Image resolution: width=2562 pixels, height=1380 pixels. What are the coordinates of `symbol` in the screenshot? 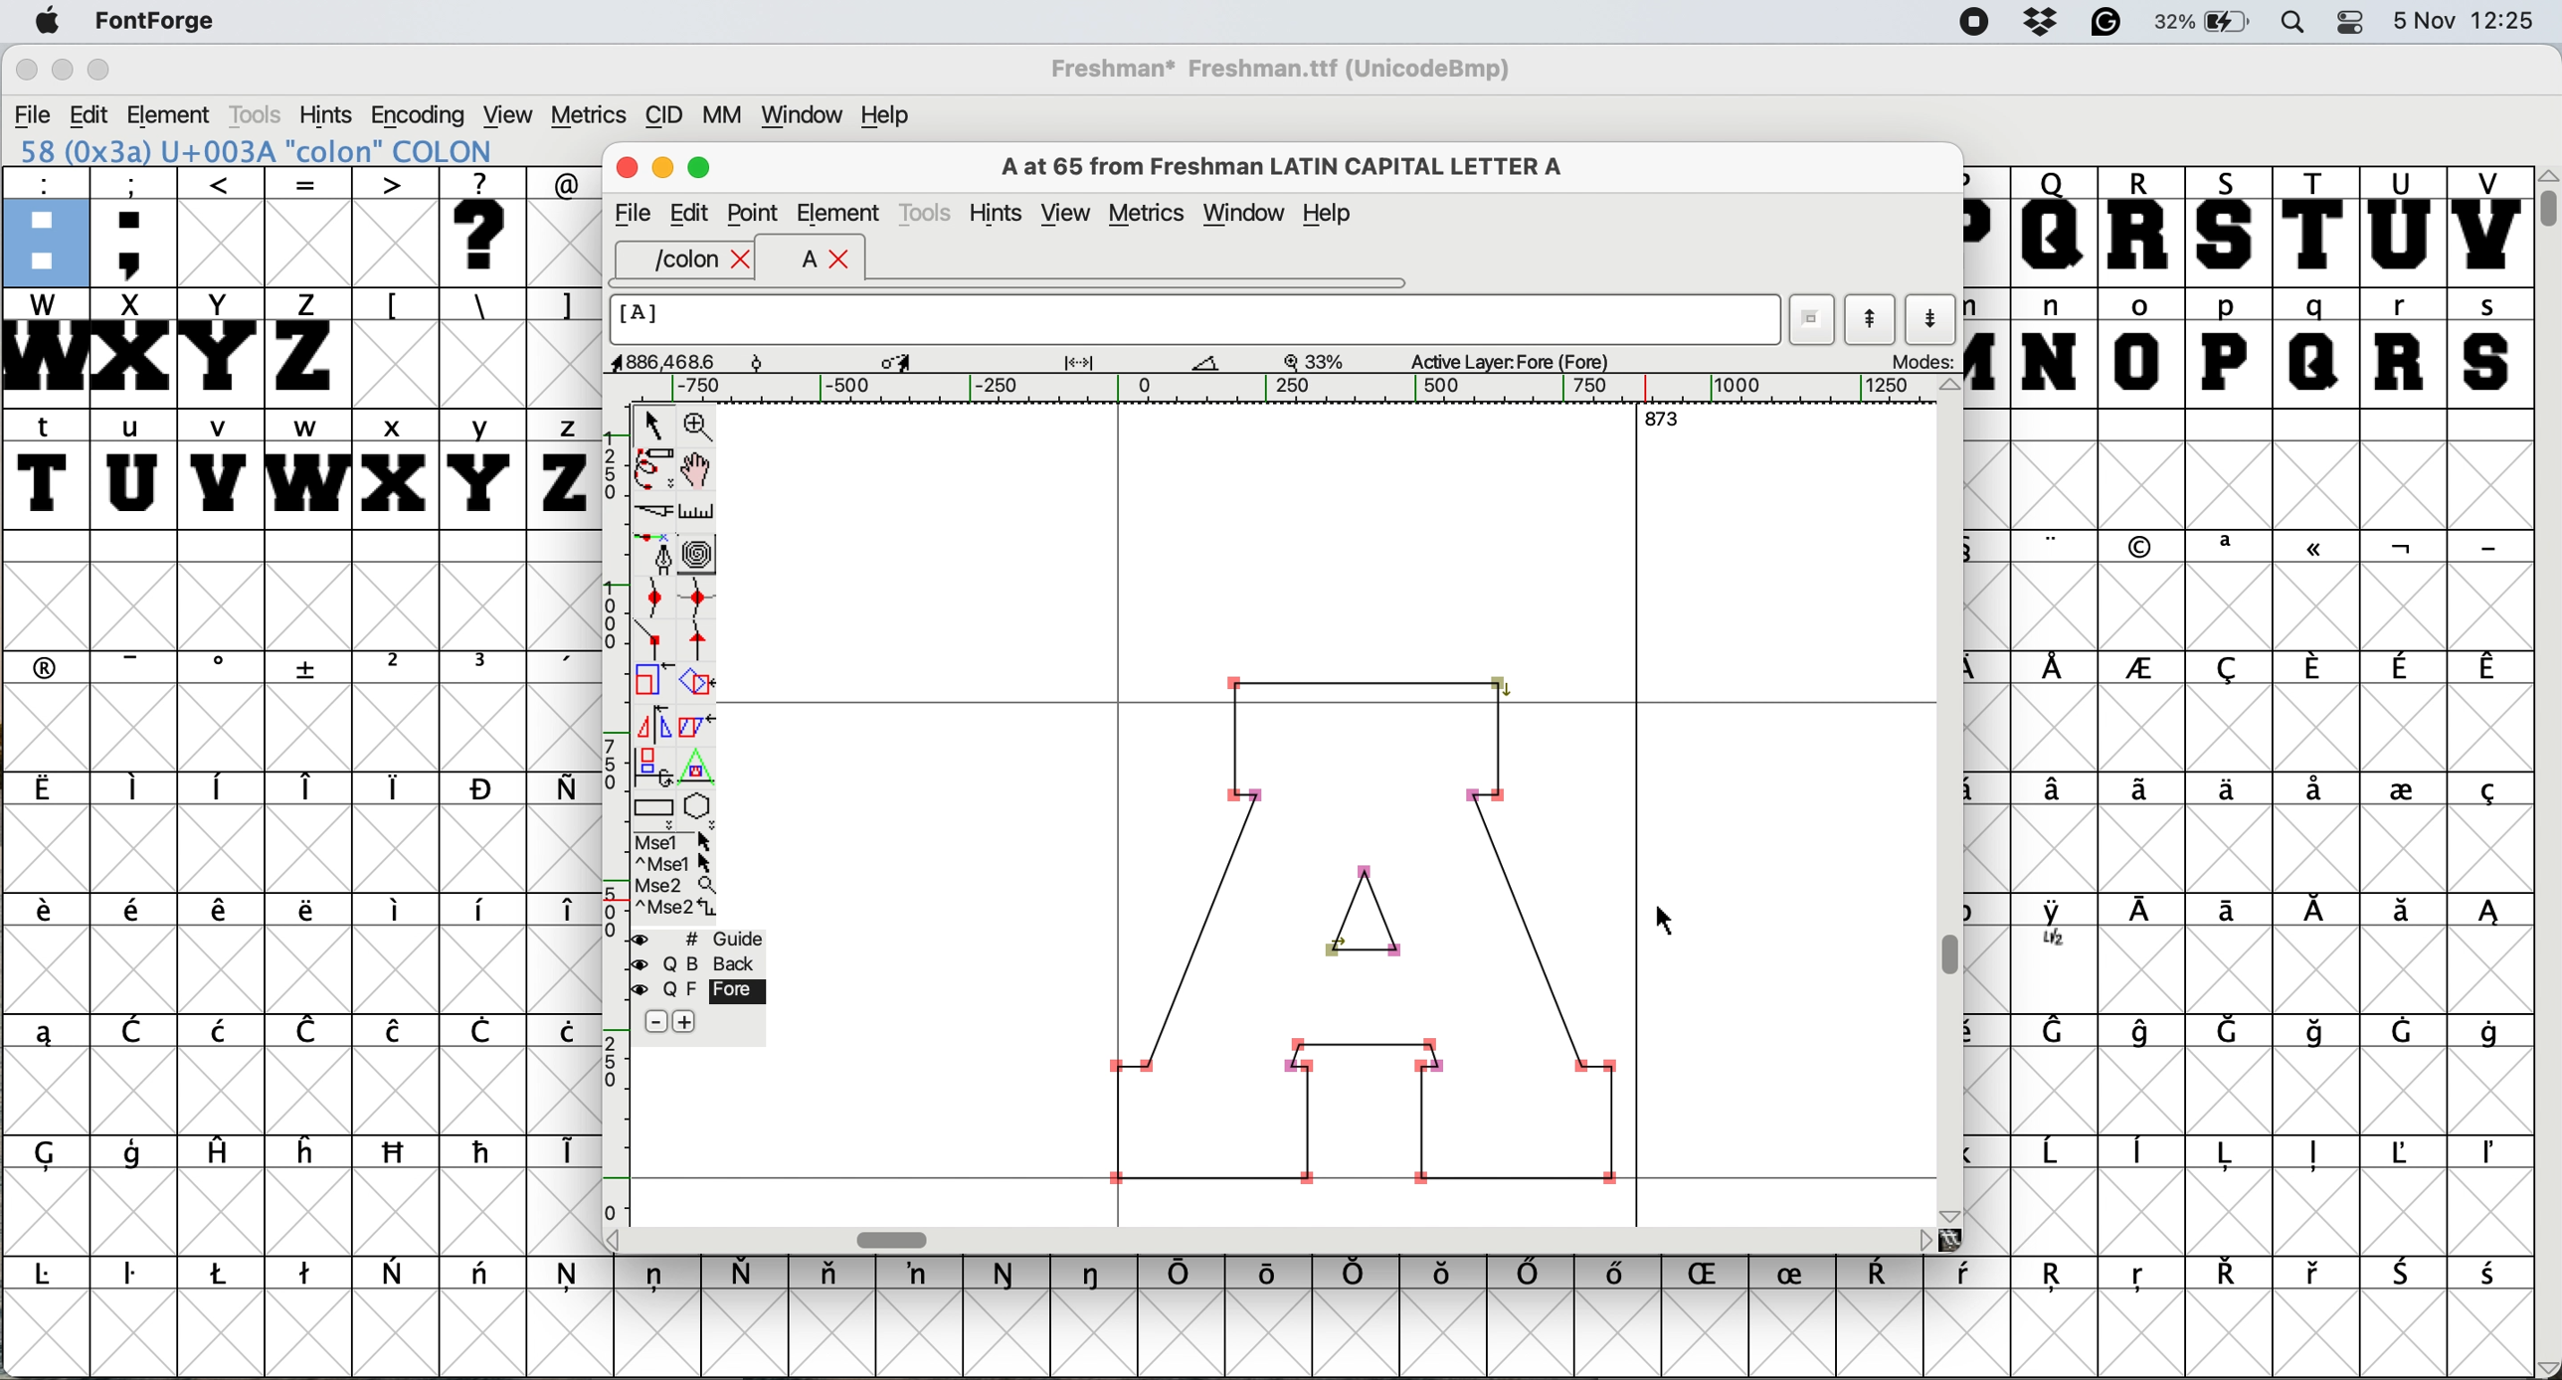 It's located at (47, 789).